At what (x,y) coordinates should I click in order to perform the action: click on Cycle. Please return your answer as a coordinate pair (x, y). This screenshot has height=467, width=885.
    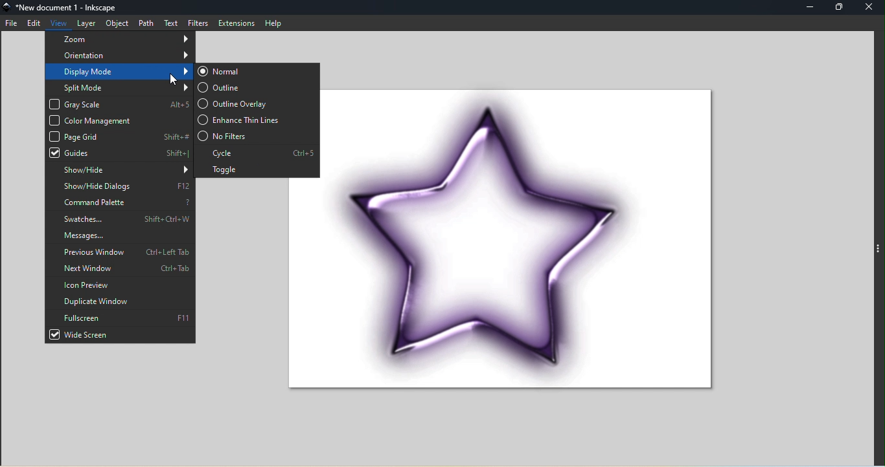
    Looking at the image, I should click on (257, 153).